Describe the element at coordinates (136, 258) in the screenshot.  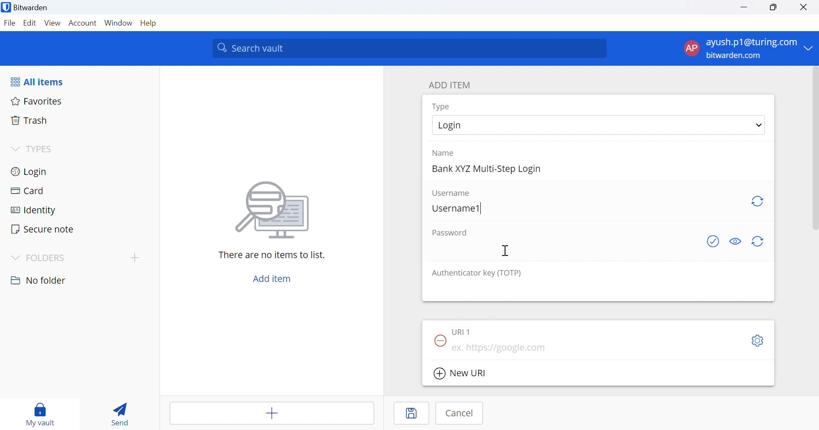
I see `add folder` at that location.